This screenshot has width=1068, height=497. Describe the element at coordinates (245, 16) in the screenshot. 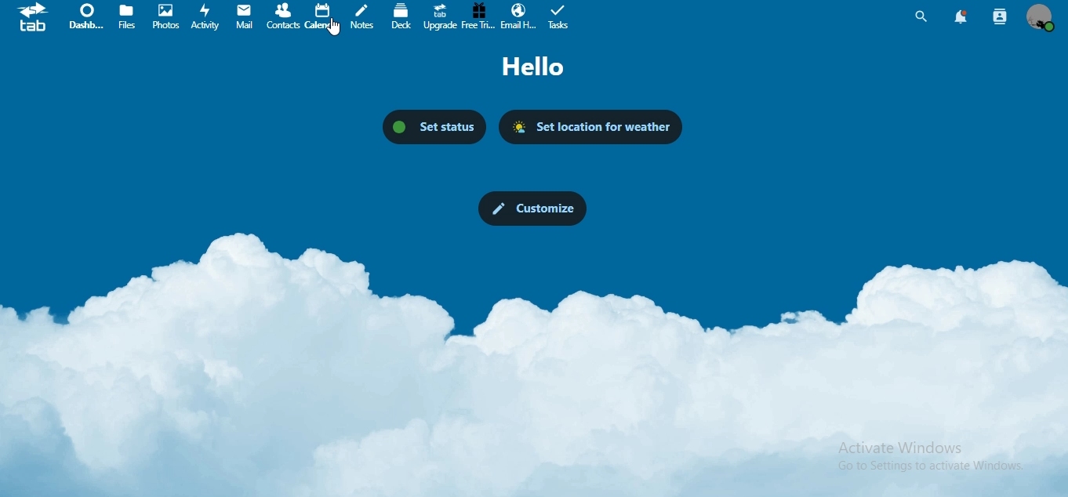

I see `mail` at that location.